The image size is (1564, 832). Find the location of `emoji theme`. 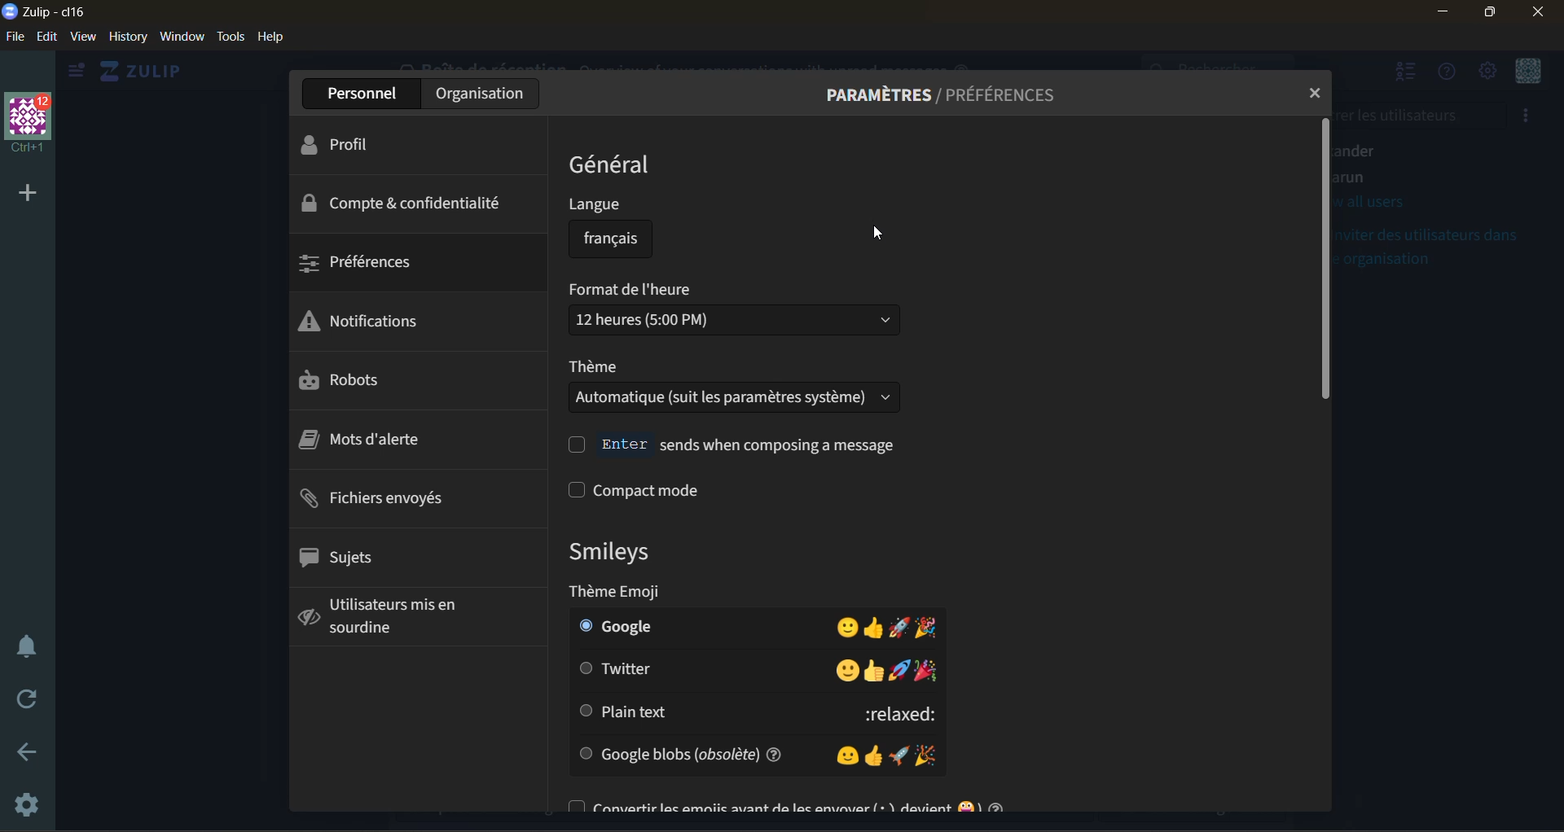

emoji theme is located at coordinates (680, 593).